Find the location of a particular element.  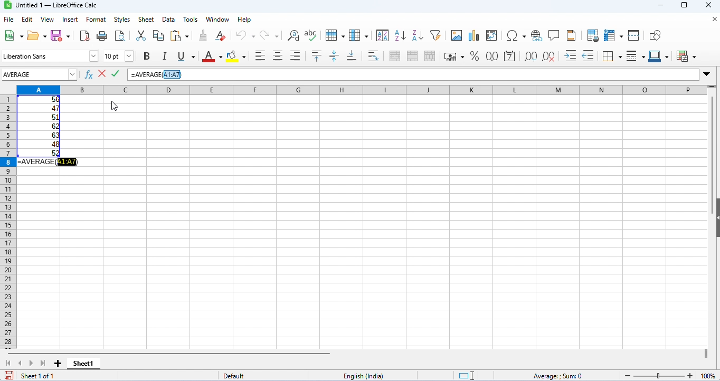

unmerge cells is located at coordinates (430, 56).